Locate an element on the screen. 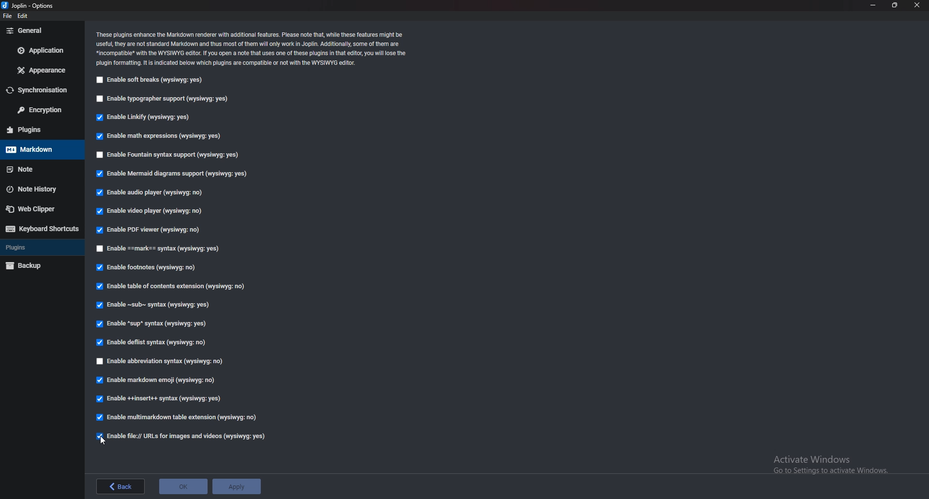 The height and width of the screenshot is (499, 929). Enable audio player is located at coordinates (151, 193).